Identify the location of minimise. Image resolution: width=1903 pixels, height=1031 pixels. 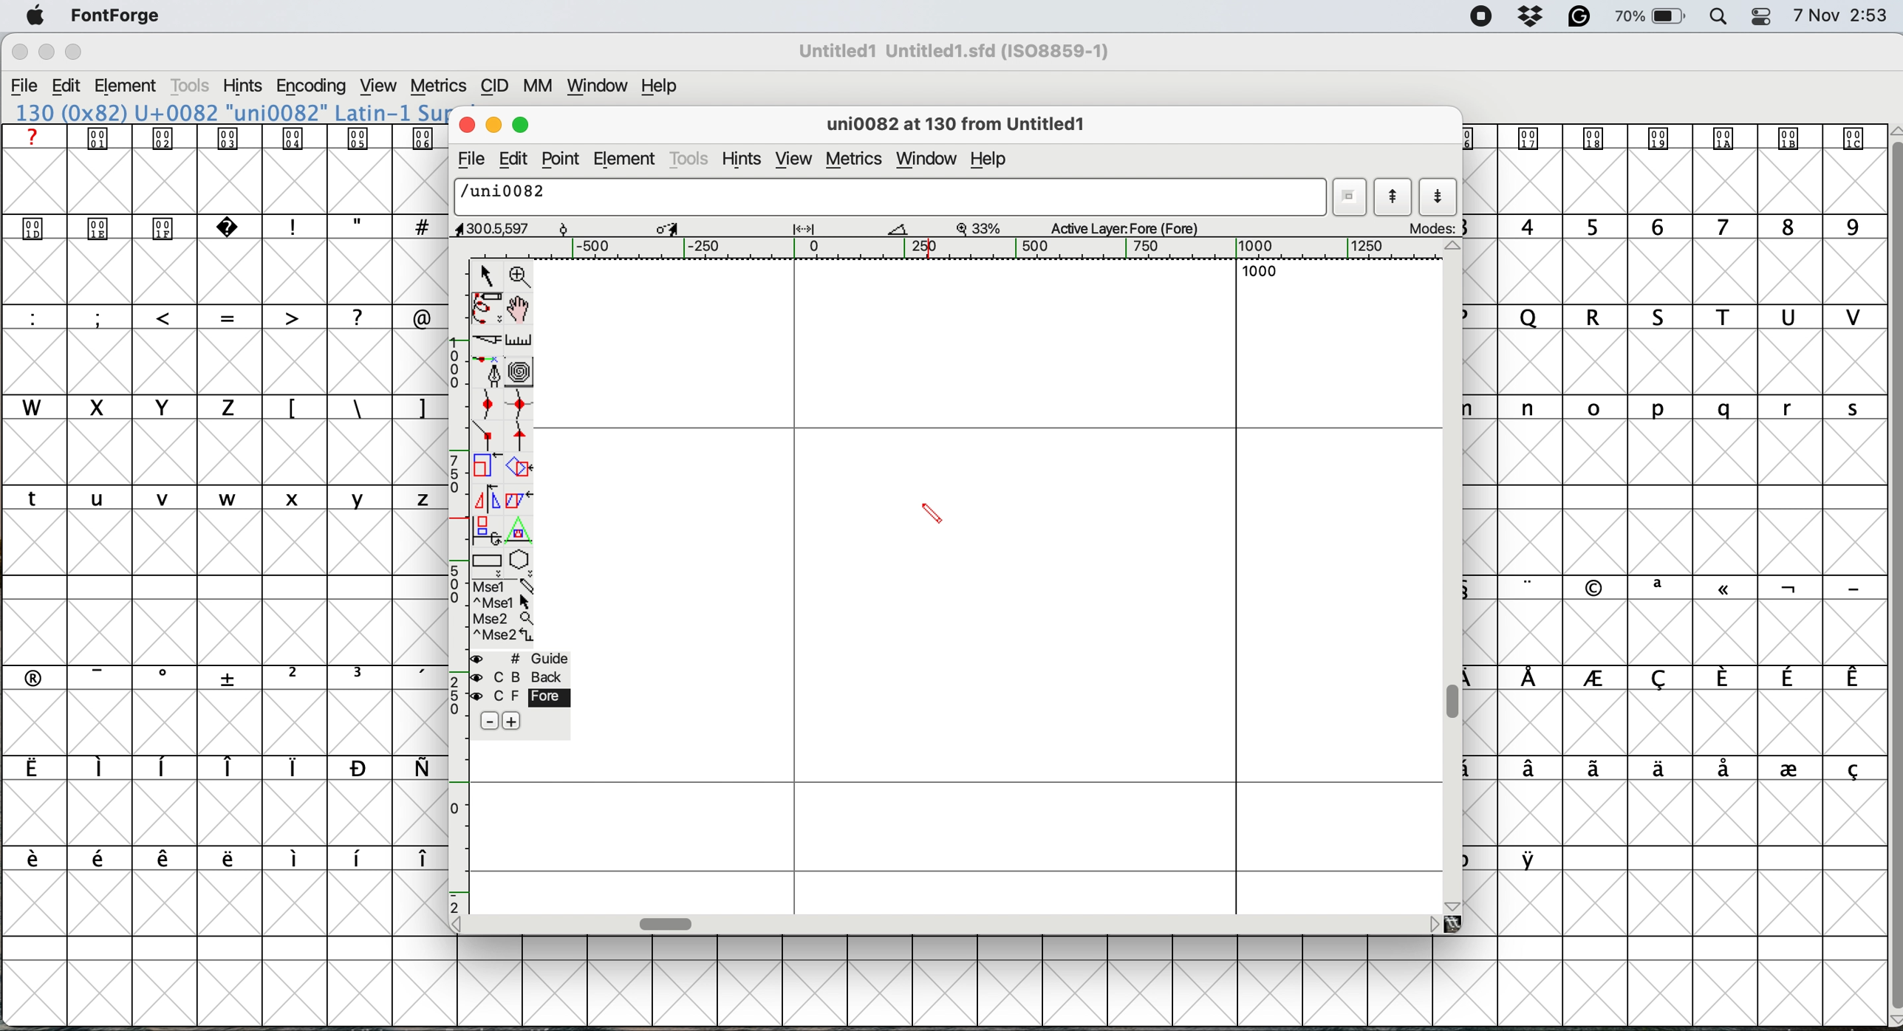
(42, 55).